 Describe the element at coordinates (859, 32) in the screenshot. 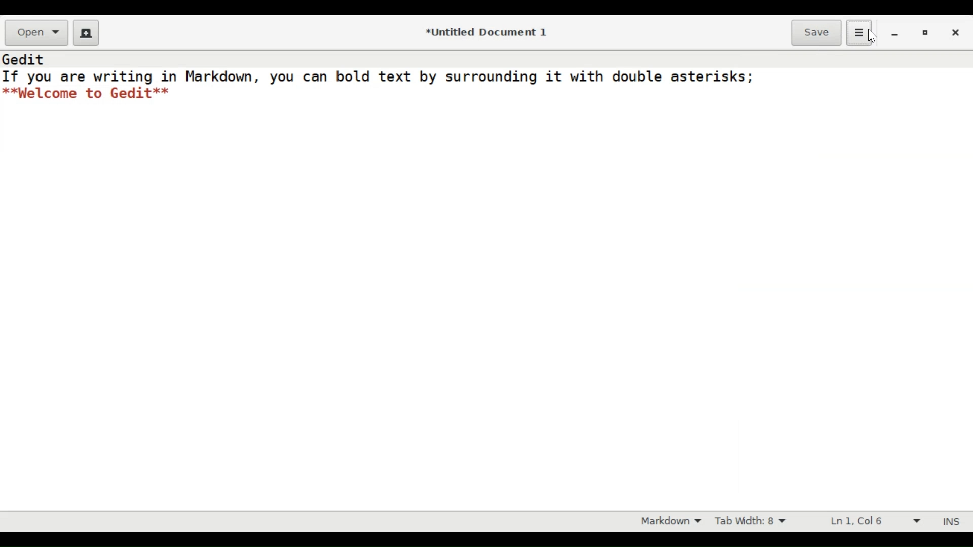

I see `Application menu` at that location.